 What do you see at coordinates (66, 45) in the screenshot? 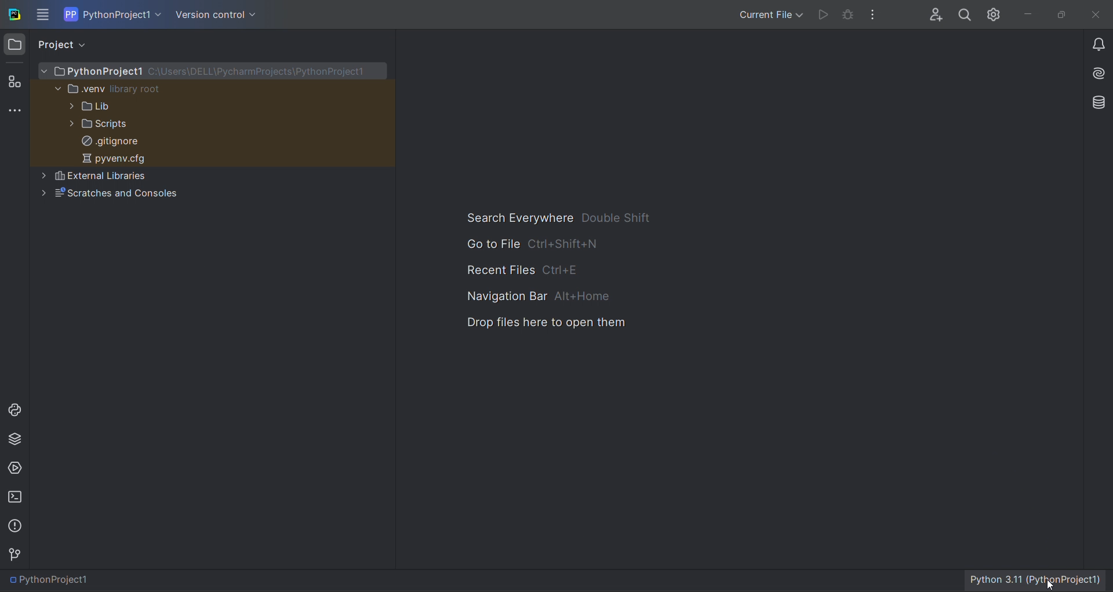
I see `project` at bounding box center [66, 45].